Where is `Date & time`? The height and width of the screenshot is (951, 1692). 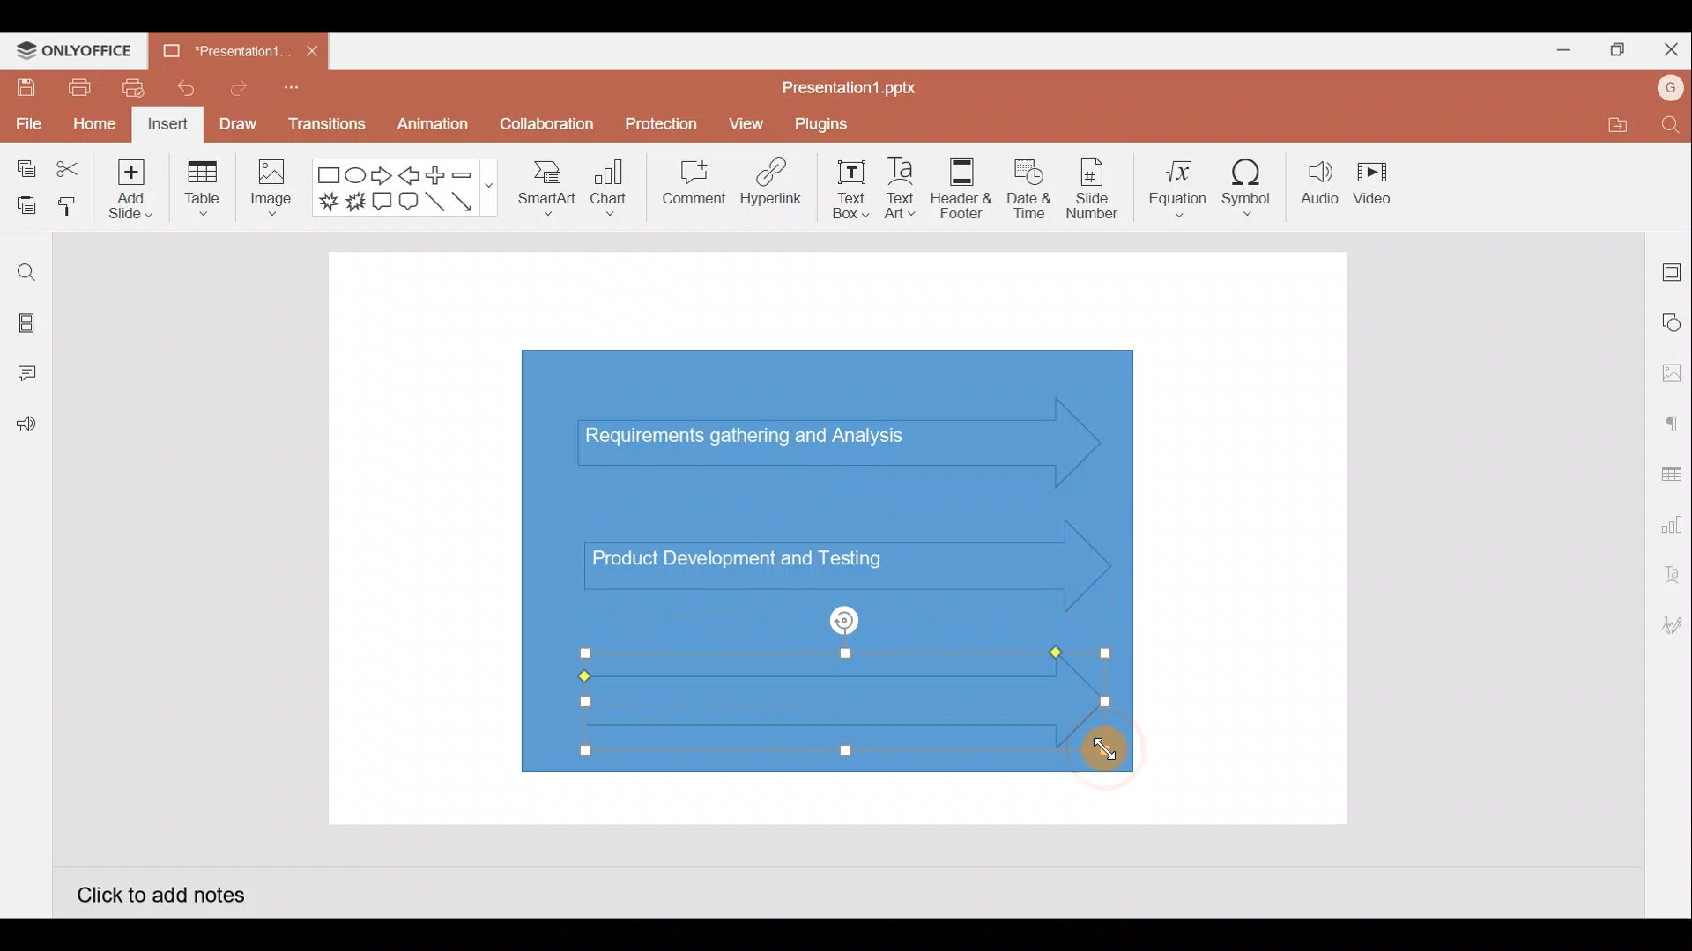 Date & time is located at coordinates (1029, 188).